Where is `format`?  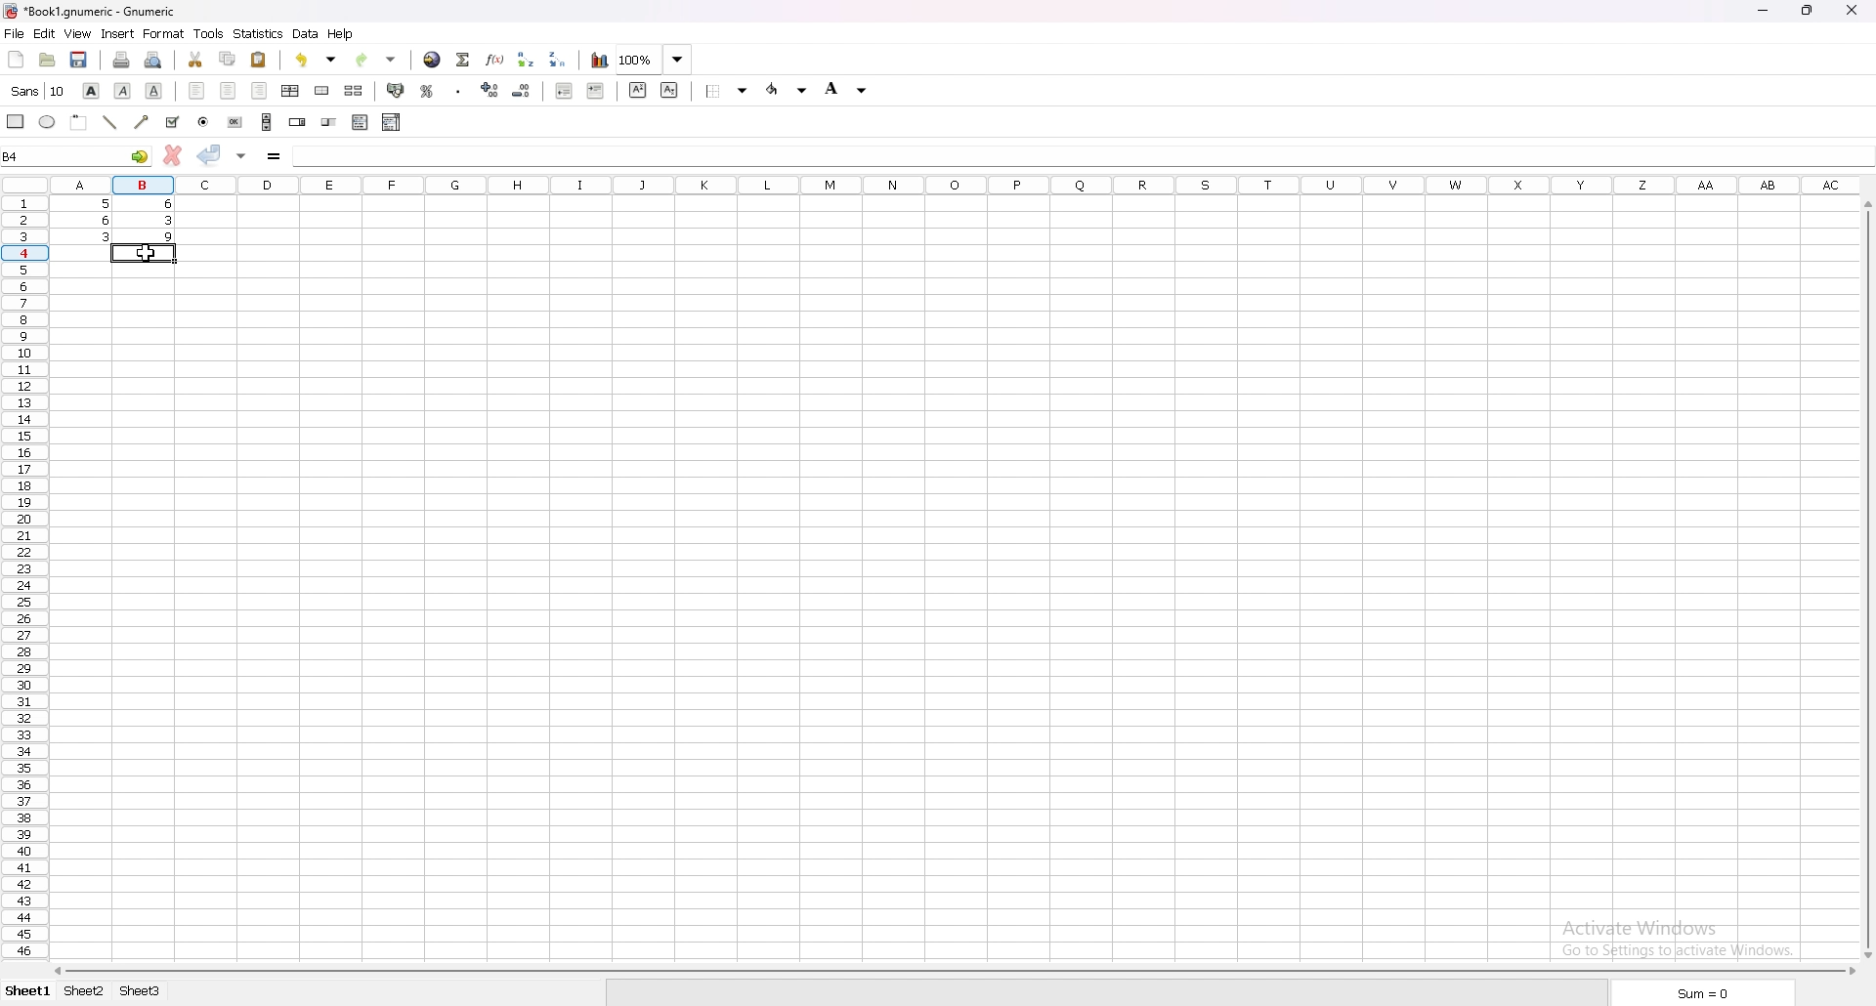 format is located at coordinates (163, 33).